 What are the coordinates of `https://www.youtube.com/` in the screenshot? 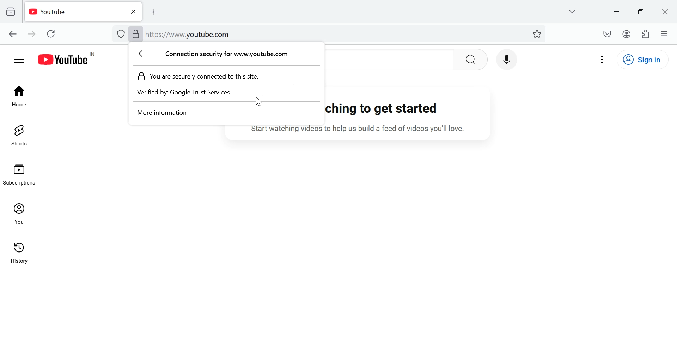 It's located at (189, 34).